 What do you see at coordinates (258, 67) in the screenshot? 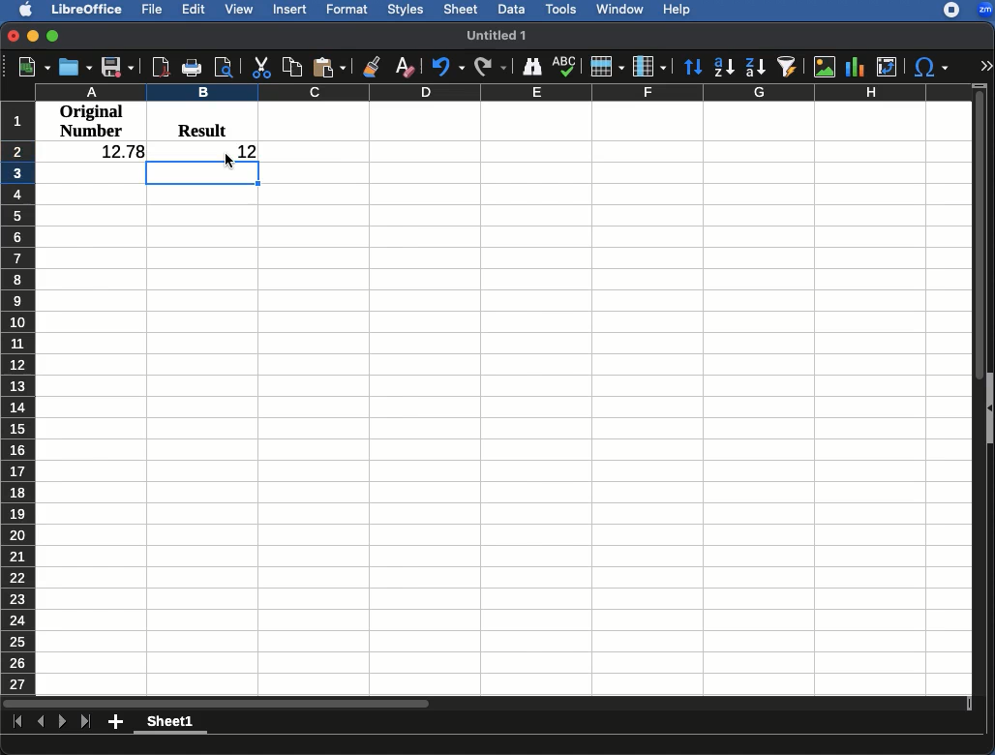
I see `Cut` at bounding box center [258, 67].